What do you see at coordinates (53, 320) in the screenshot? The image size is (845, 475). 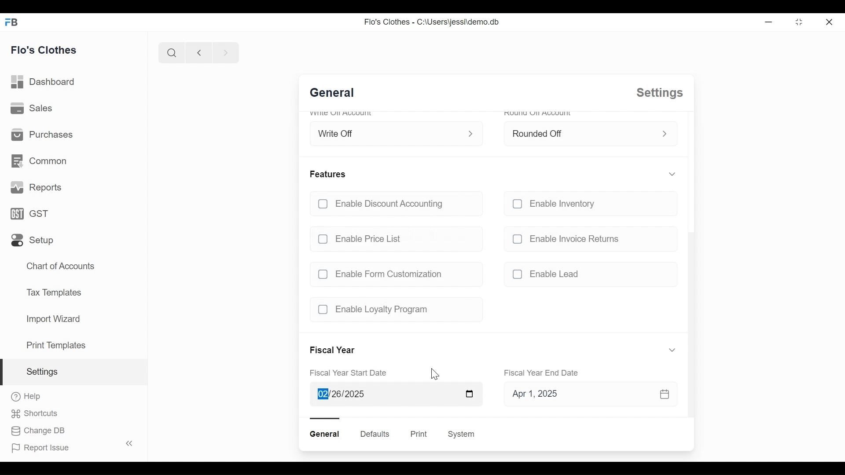 I see `Import Wizard` at bounding box center [53, 320].